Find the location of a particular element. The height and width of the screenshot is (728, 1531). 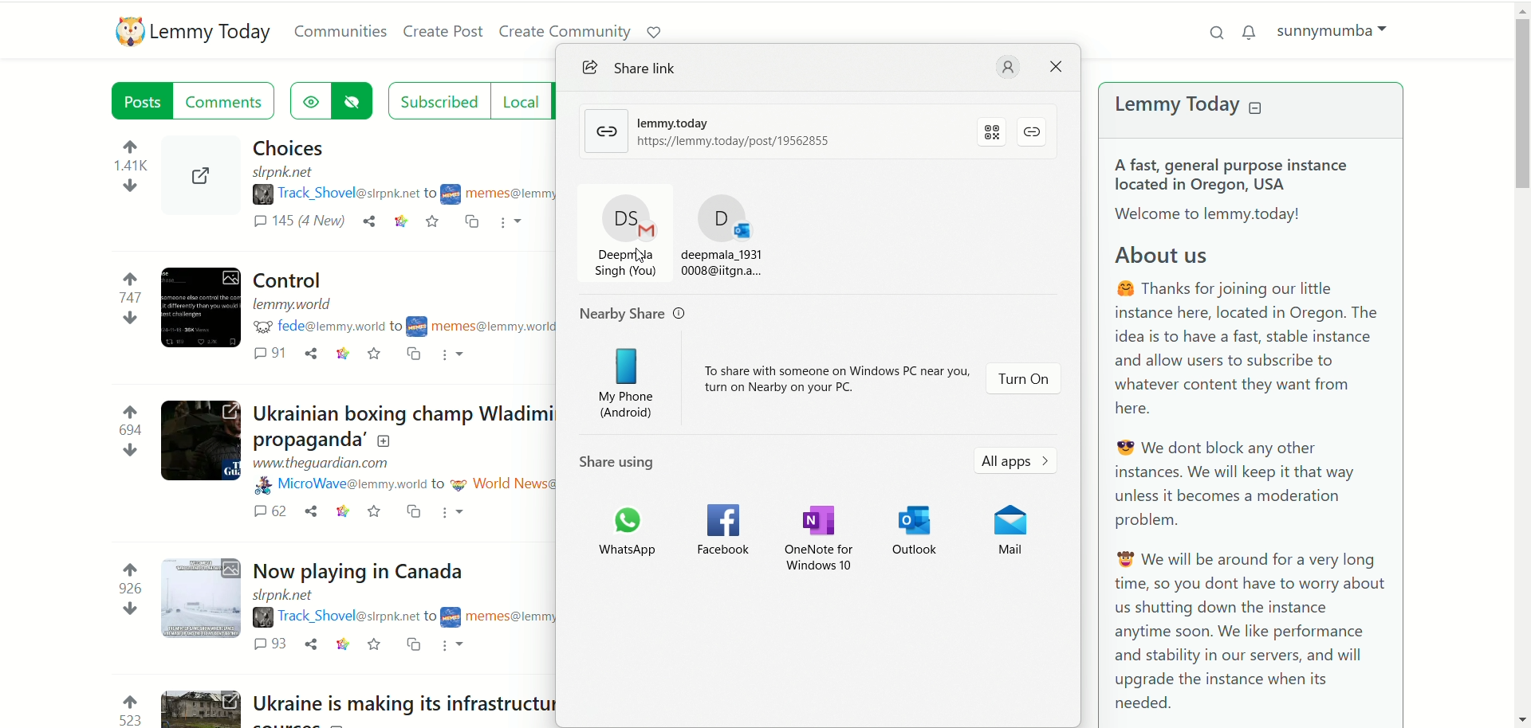

Expand the post with the image is located at coordinates (203, 600).